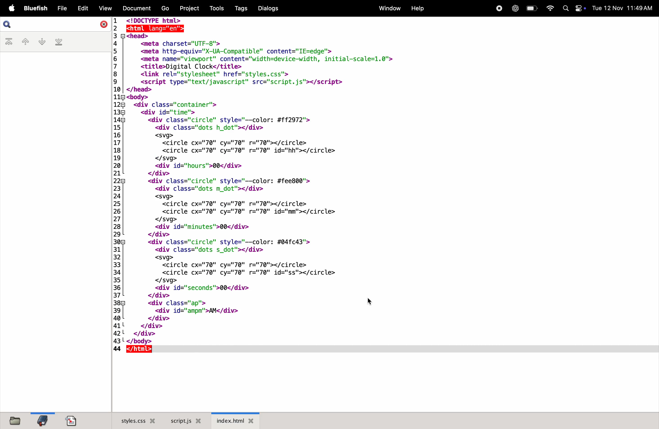 The image size is (659, 429). Describe the element at coordinates (389, 8) in the screenshot. I see `window` at that location.